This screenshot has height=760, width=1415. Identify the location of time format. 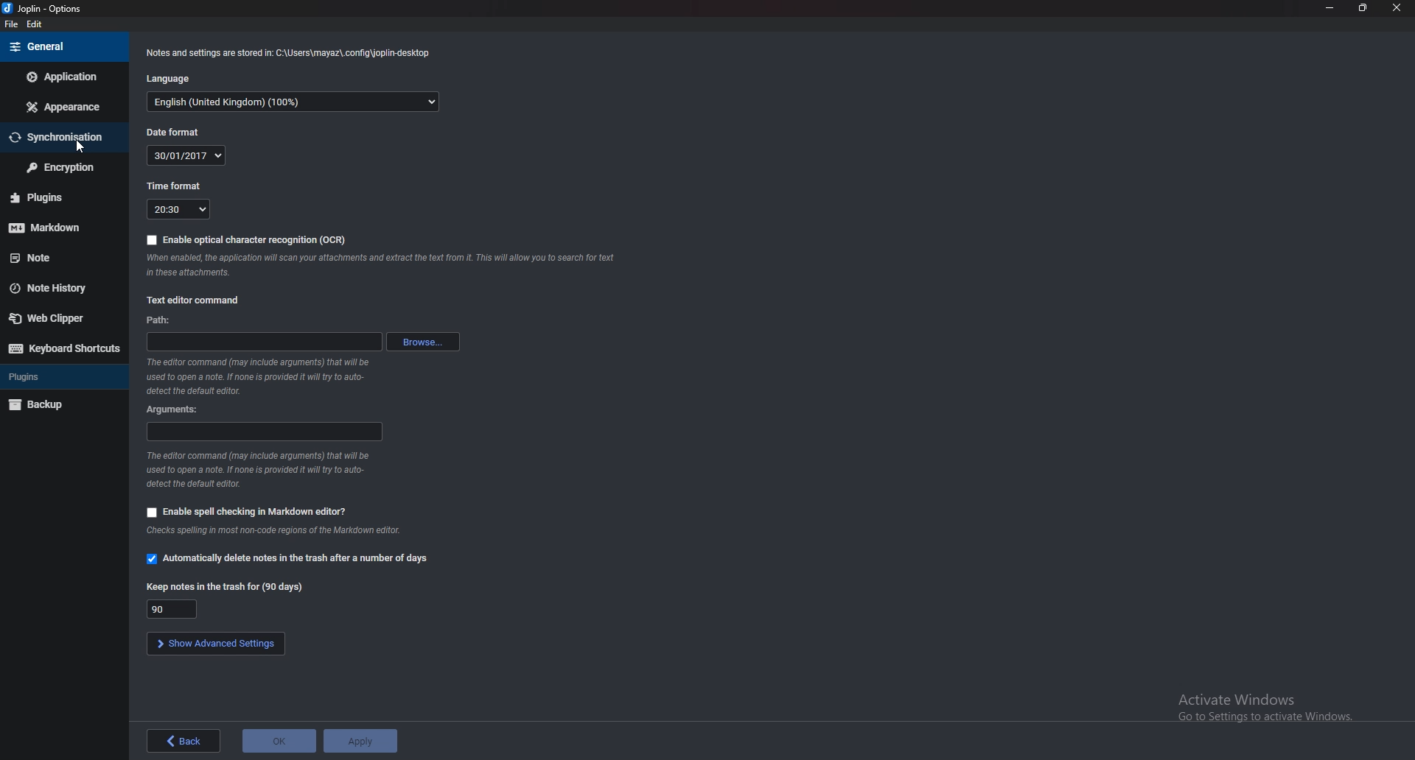
(177, 209).